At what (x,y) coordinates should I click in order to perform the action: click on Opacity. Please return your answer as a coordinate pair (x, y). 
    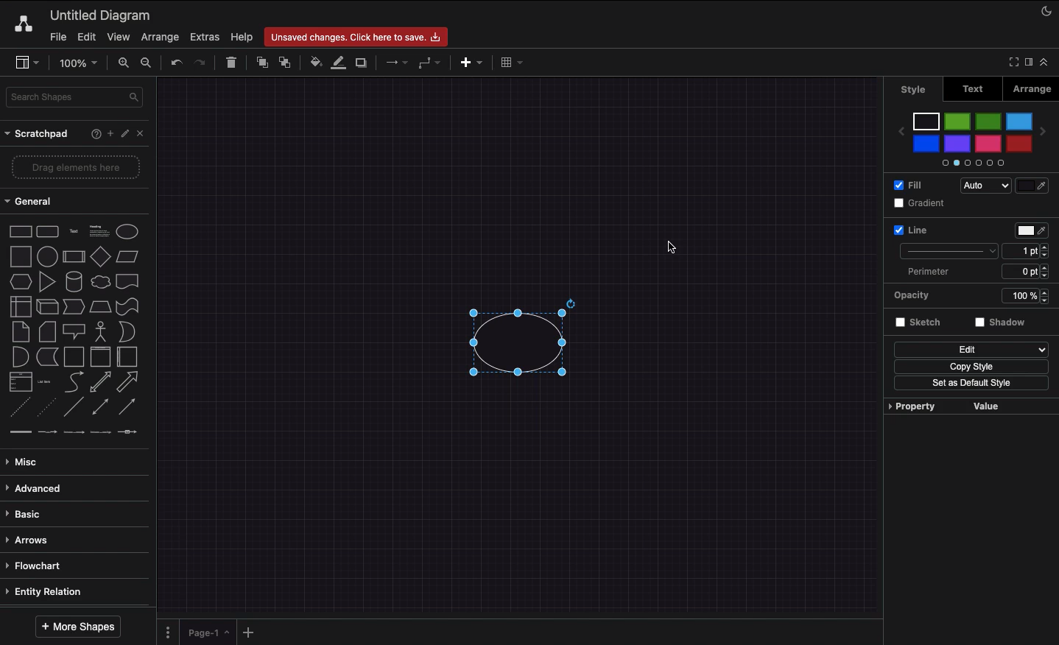
    Looking at the image, I should click on (923, 296).